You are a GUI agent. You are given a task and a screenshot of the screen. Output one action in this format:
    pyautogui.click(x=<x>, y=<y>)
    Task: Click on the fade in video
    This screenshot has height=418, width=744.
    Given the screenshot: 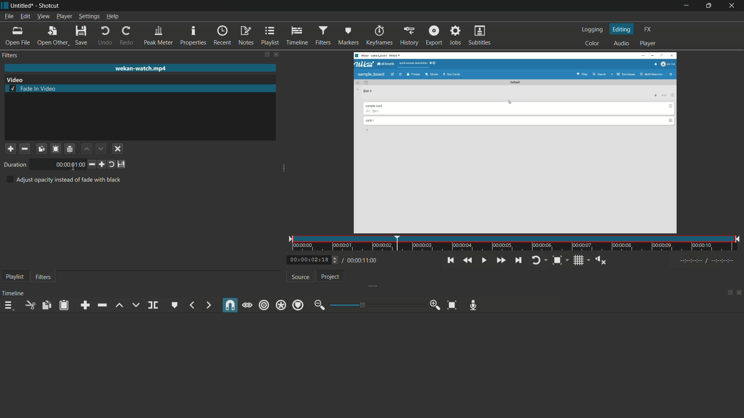 What is the action you would take?
    pyautogui.click(x=34, y=88)
    